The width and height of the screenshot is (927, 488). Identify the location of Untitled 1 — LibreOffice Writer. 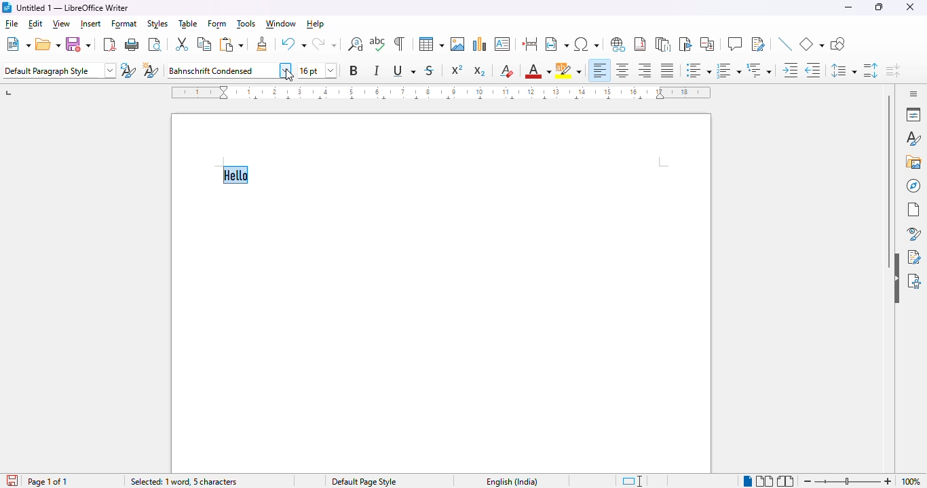
(74, 7).